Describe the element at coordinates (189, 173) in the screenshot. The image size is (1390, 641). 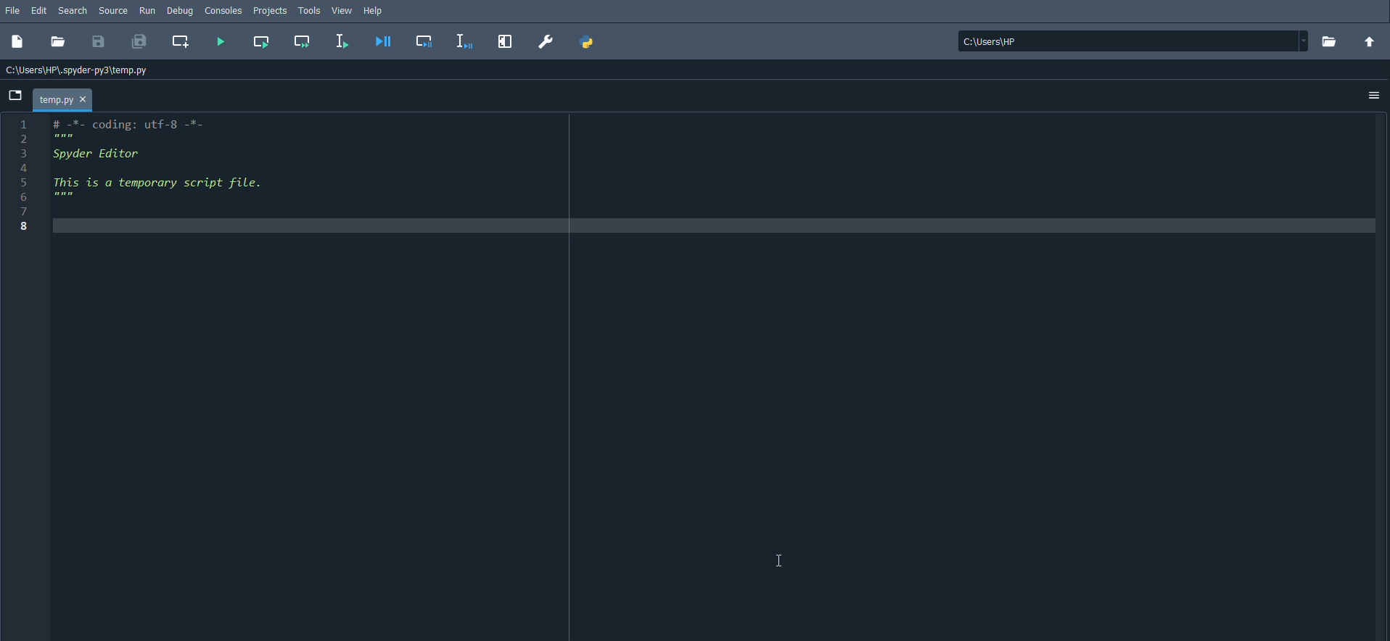
I see `Spyder Editor This is a temporary script file` at that location.